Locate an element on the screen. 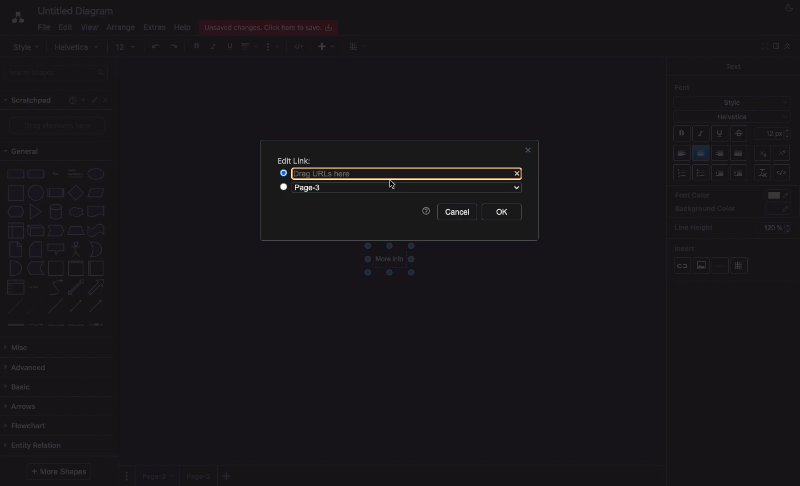 The height and width of the screenshot is (486, 800). Underline is located at coordinates (229, 46).